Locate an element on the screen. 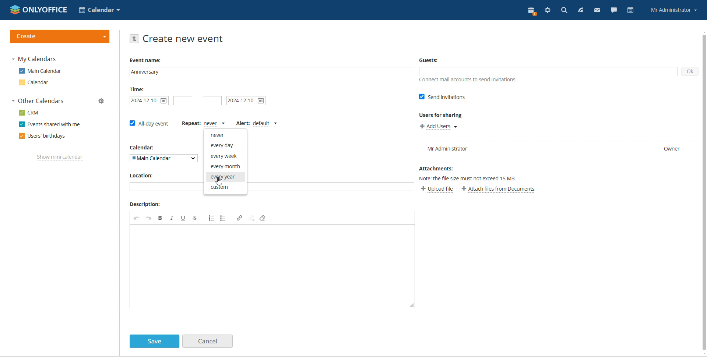 This screenshot has width=707, height=357. present is located at coordinates (531, 11).